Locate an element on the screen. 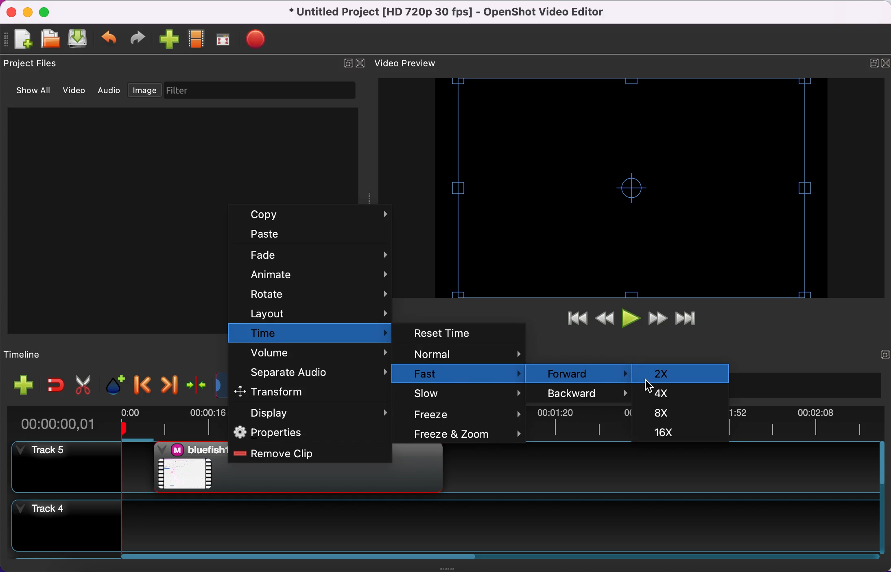 The image size is (891, 572). backward is located at coordinates (583, 394).